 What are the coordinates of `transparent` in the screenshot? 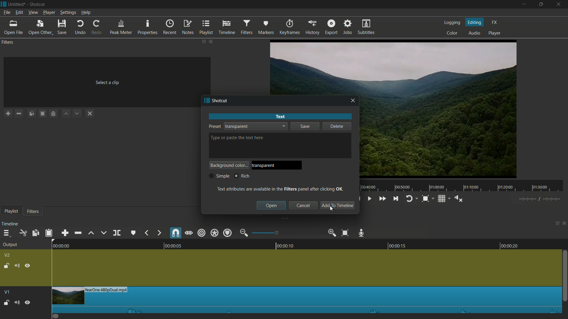 It's located at (265, 165).